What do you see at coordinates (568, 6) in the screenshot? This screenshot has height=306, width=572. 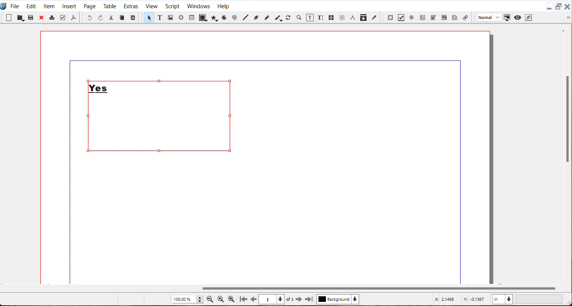 I see `Close` at bounding box center [568, 6].